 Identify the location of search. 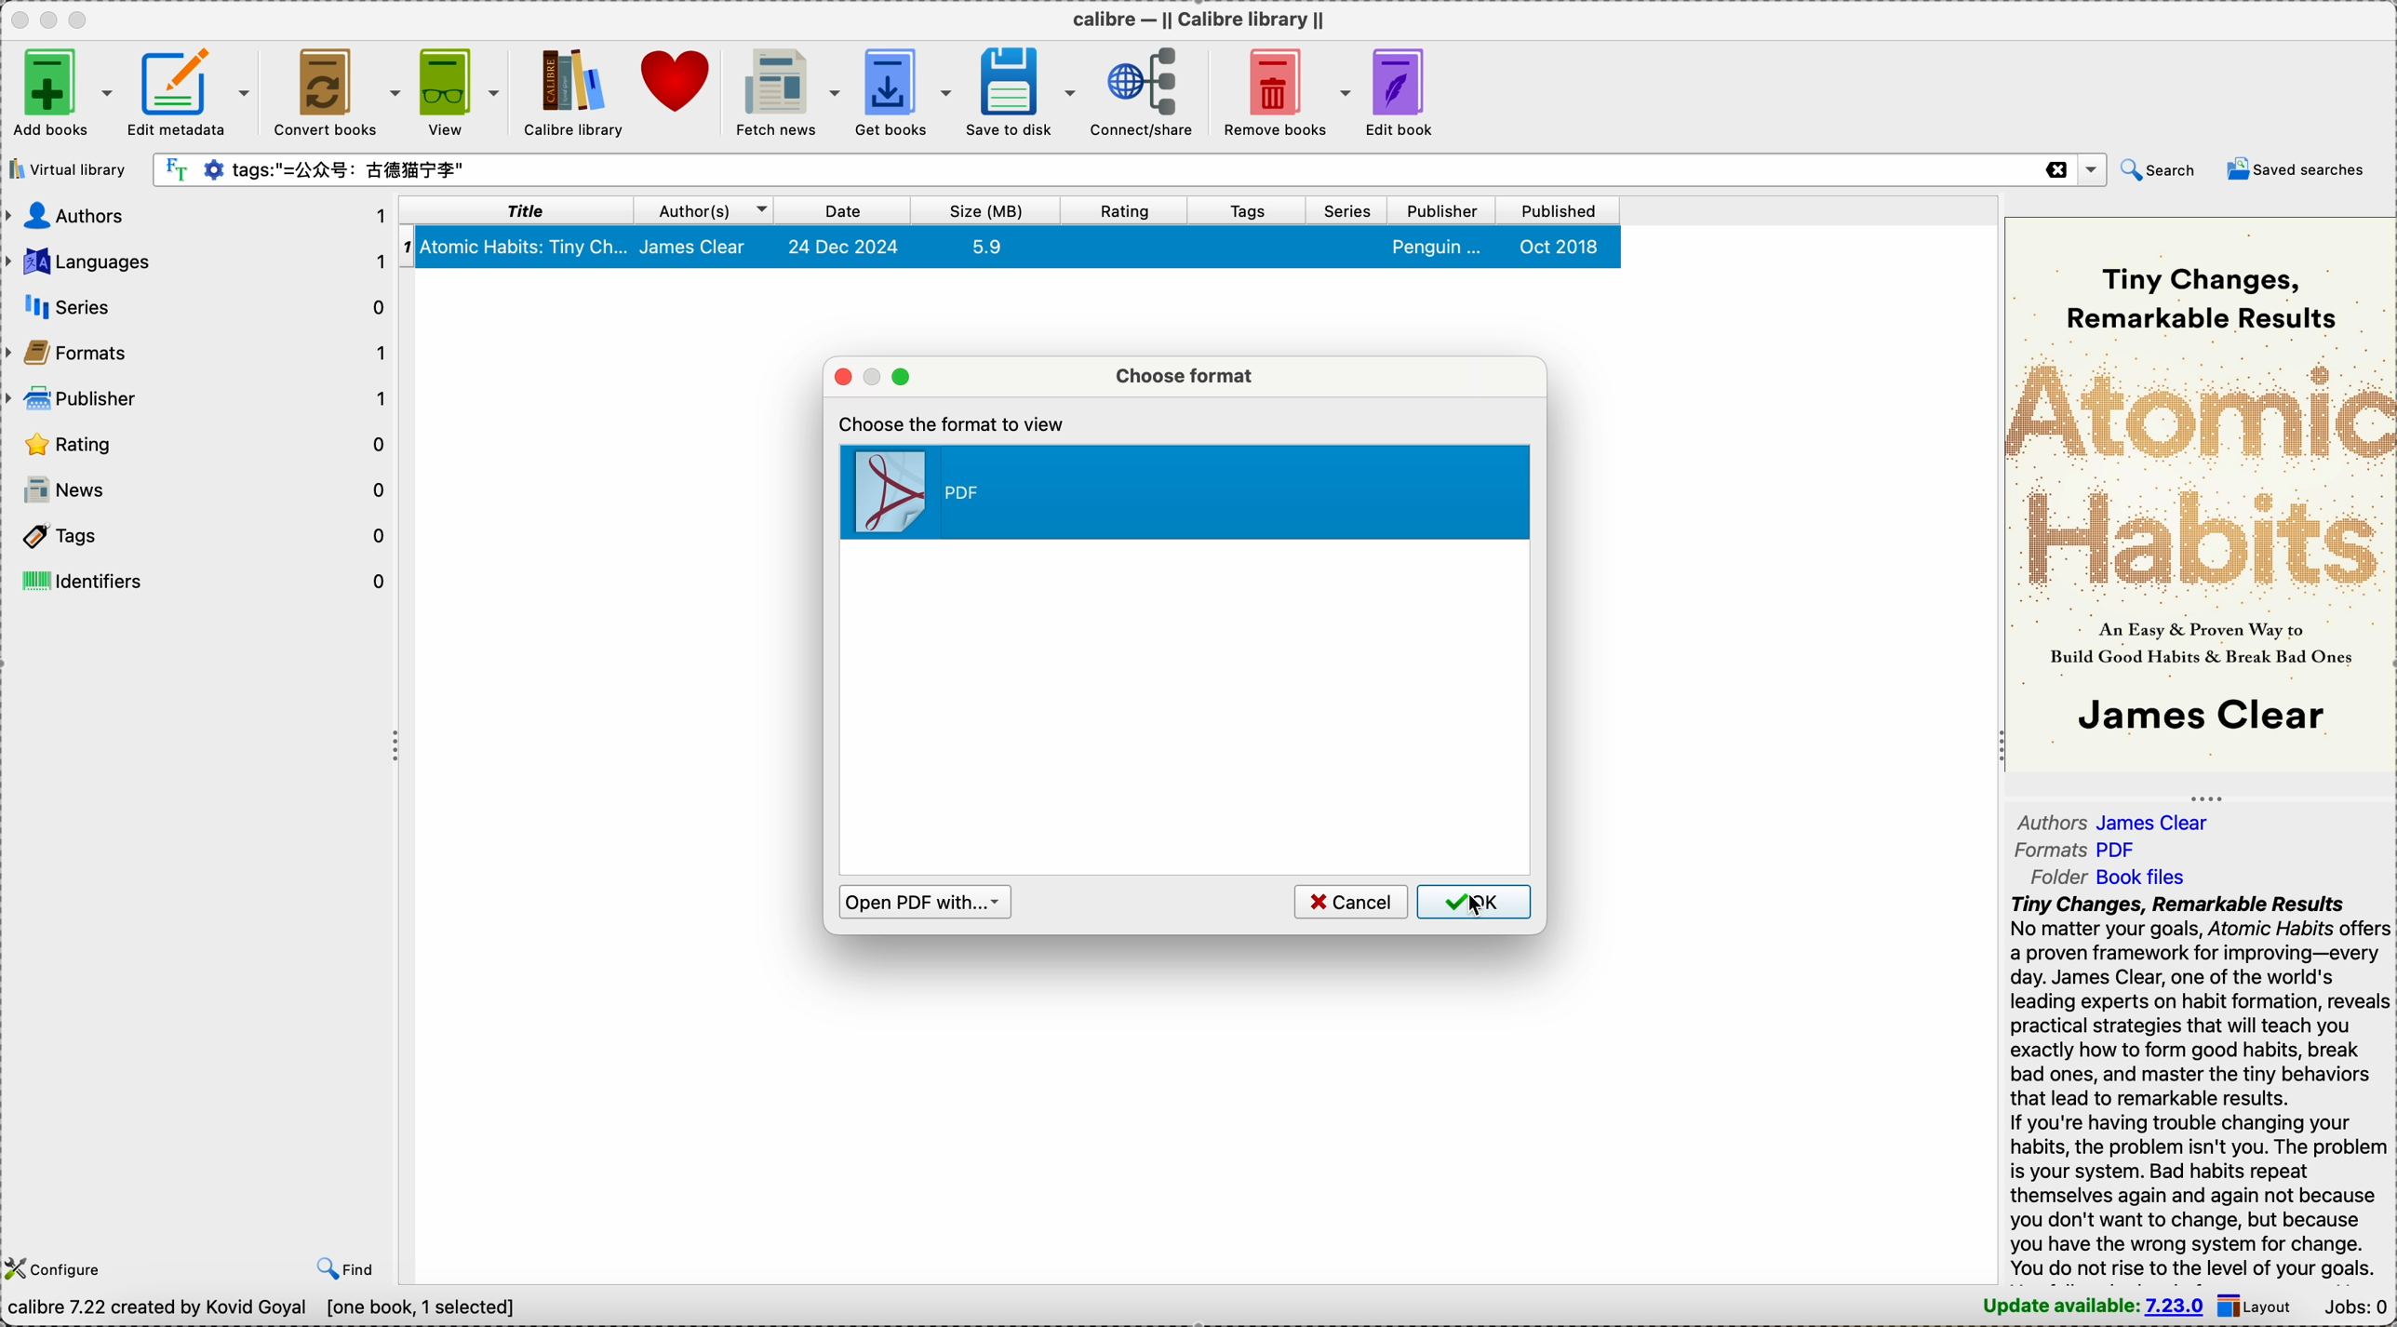
(2158, 169).